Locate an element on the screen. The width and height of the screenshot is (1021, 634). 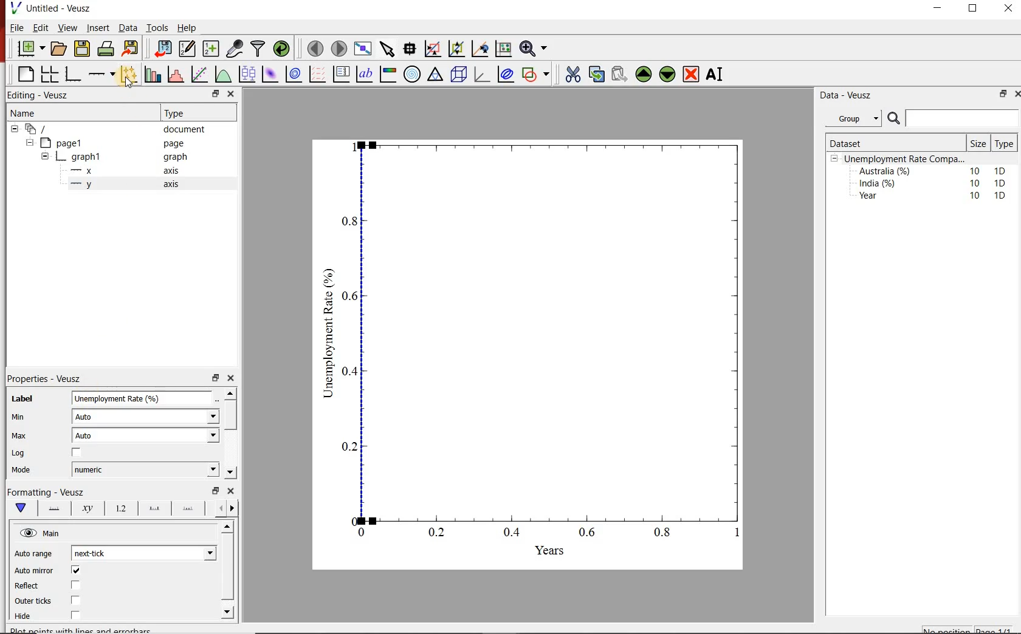
View is located at coordinates (66, 28).